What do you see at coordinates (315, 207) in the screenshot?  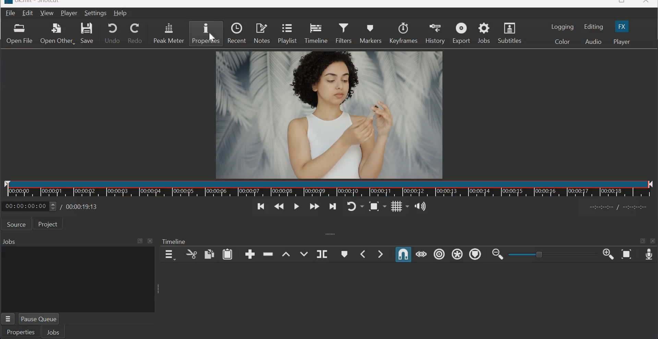 I see `Play quickly forwards` at bounding box center [315, 207].